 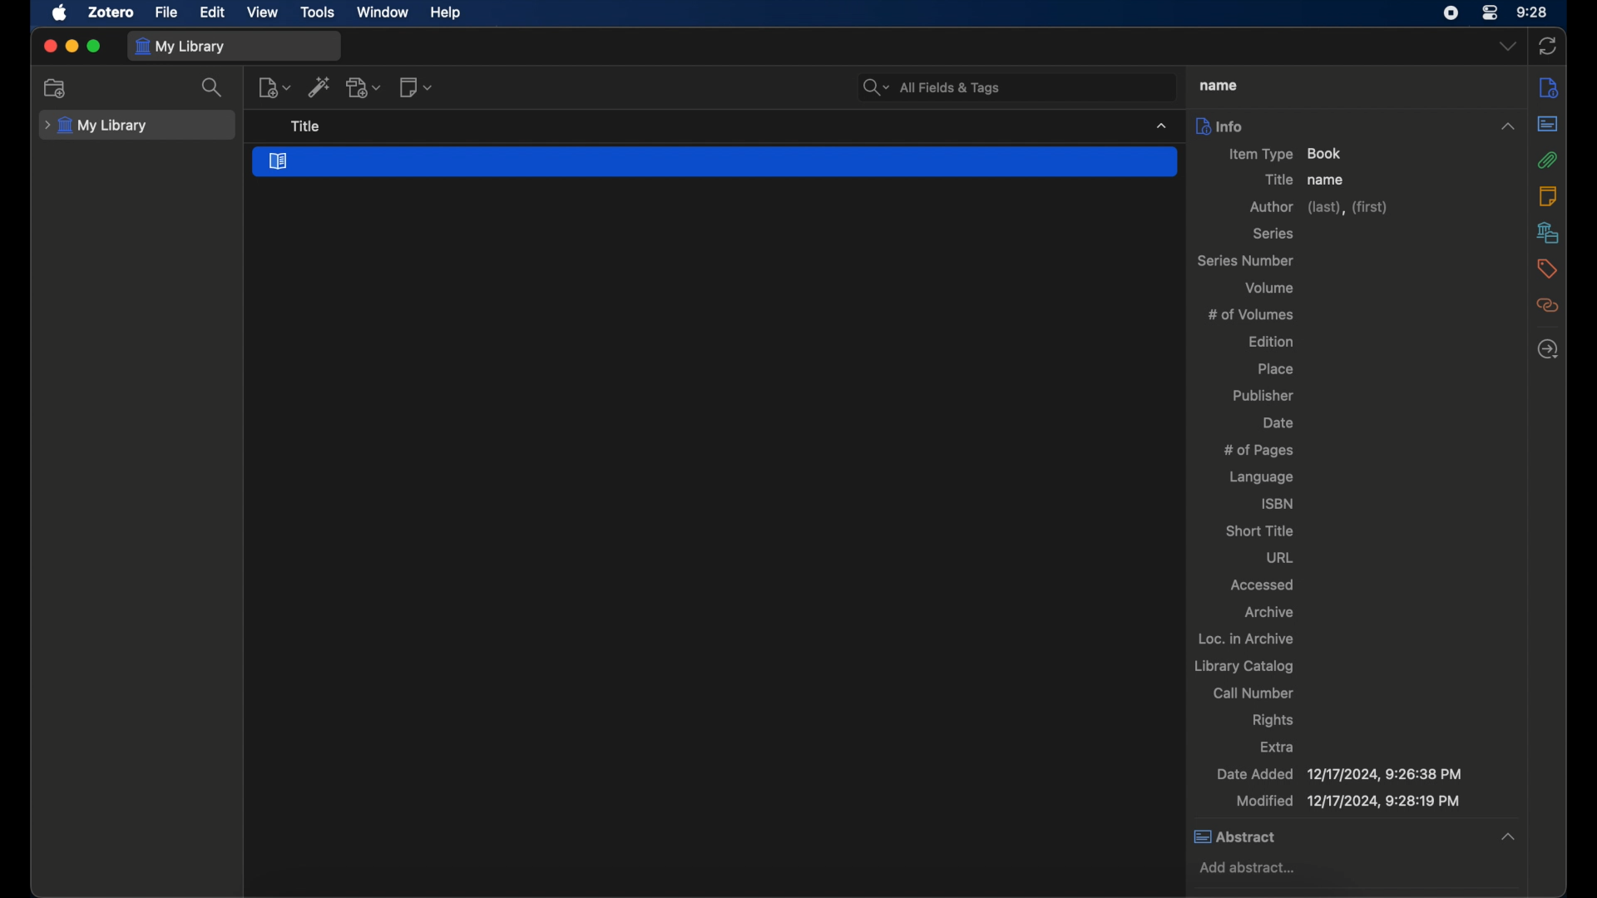 What do you see at coordinates (166, 13) in the screenshot?
I see `file` at bounding box center [166, 13].